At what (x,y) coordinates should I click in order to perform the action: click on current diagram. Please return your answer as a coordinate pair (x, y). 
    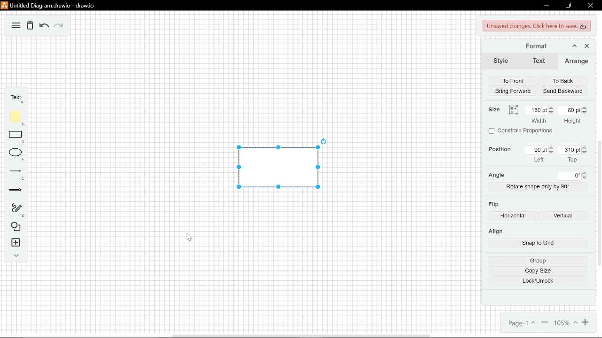
    Looking at the image, I should click on (277, 167).